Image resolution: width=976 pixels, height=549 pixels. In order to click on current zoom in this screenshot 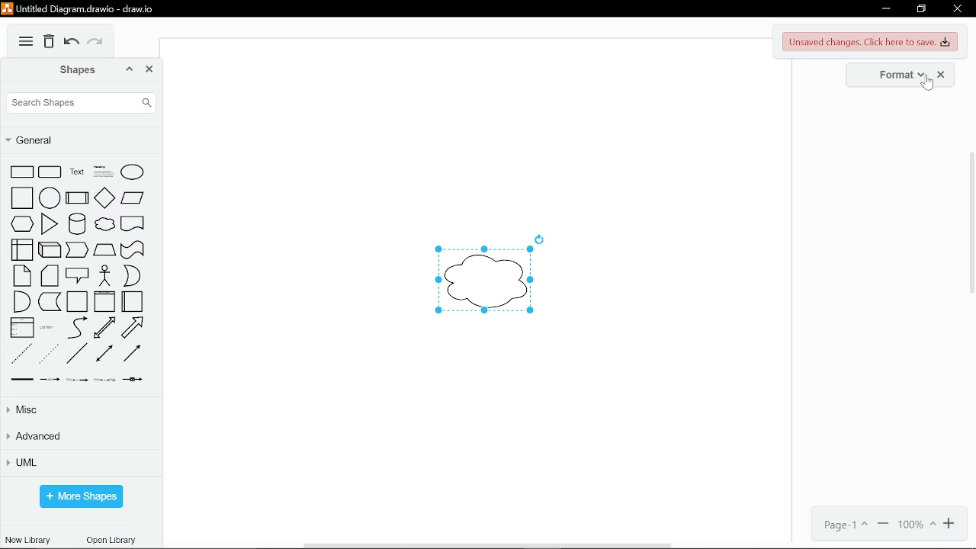, I will do `click(917, 525)`.